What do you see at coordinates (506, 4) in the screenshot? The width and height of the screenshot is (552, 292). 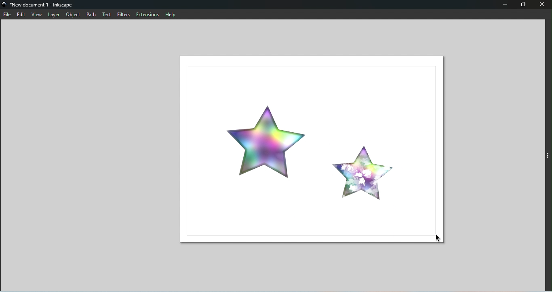 I see `Minimize` at bounding box center [506, 4].